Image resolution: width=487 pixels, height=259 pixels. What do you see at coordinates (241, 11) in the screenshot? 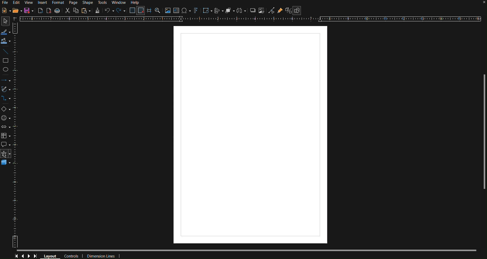
I see `Distribute Objects` at bounding box center [241, 11].